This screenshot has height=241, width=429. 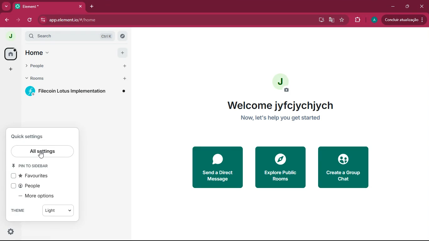 What do you see at coordinates (373, 19) in the screenshot?
I see `profile` at bounding box center [373, 19].